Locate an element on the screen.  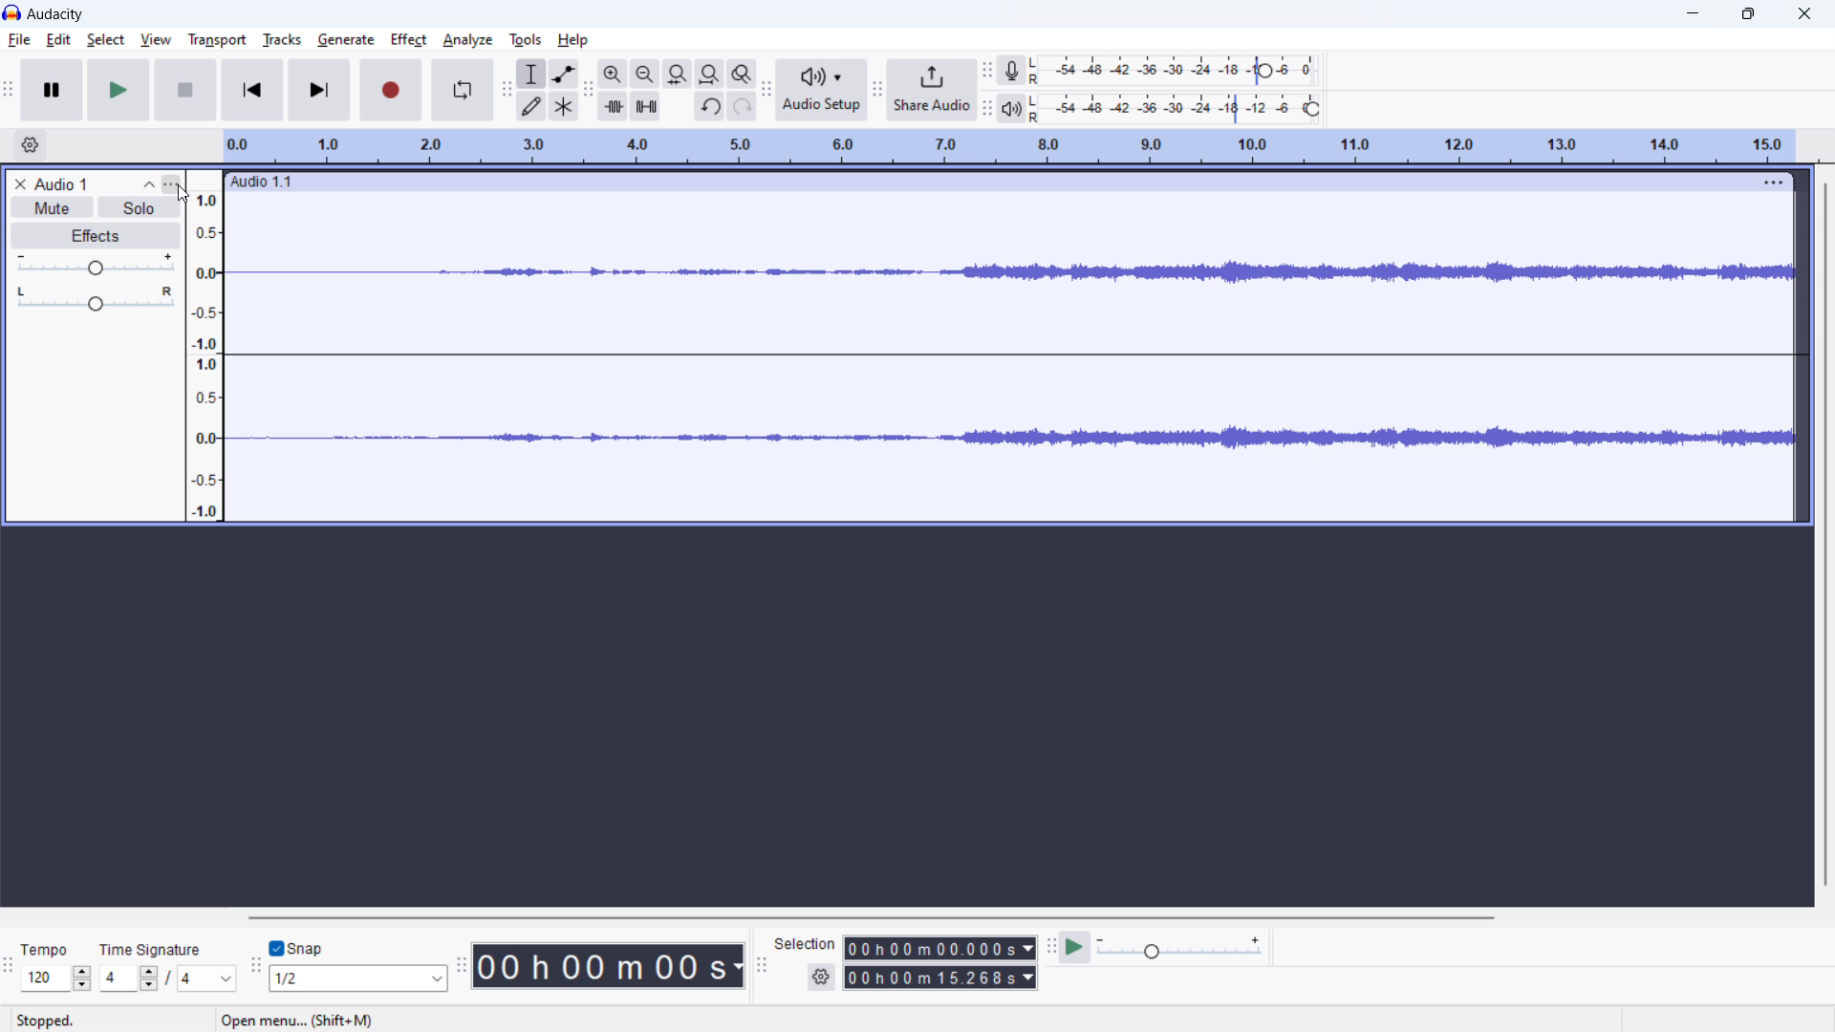
collapse is located at coordinates (148, 183).